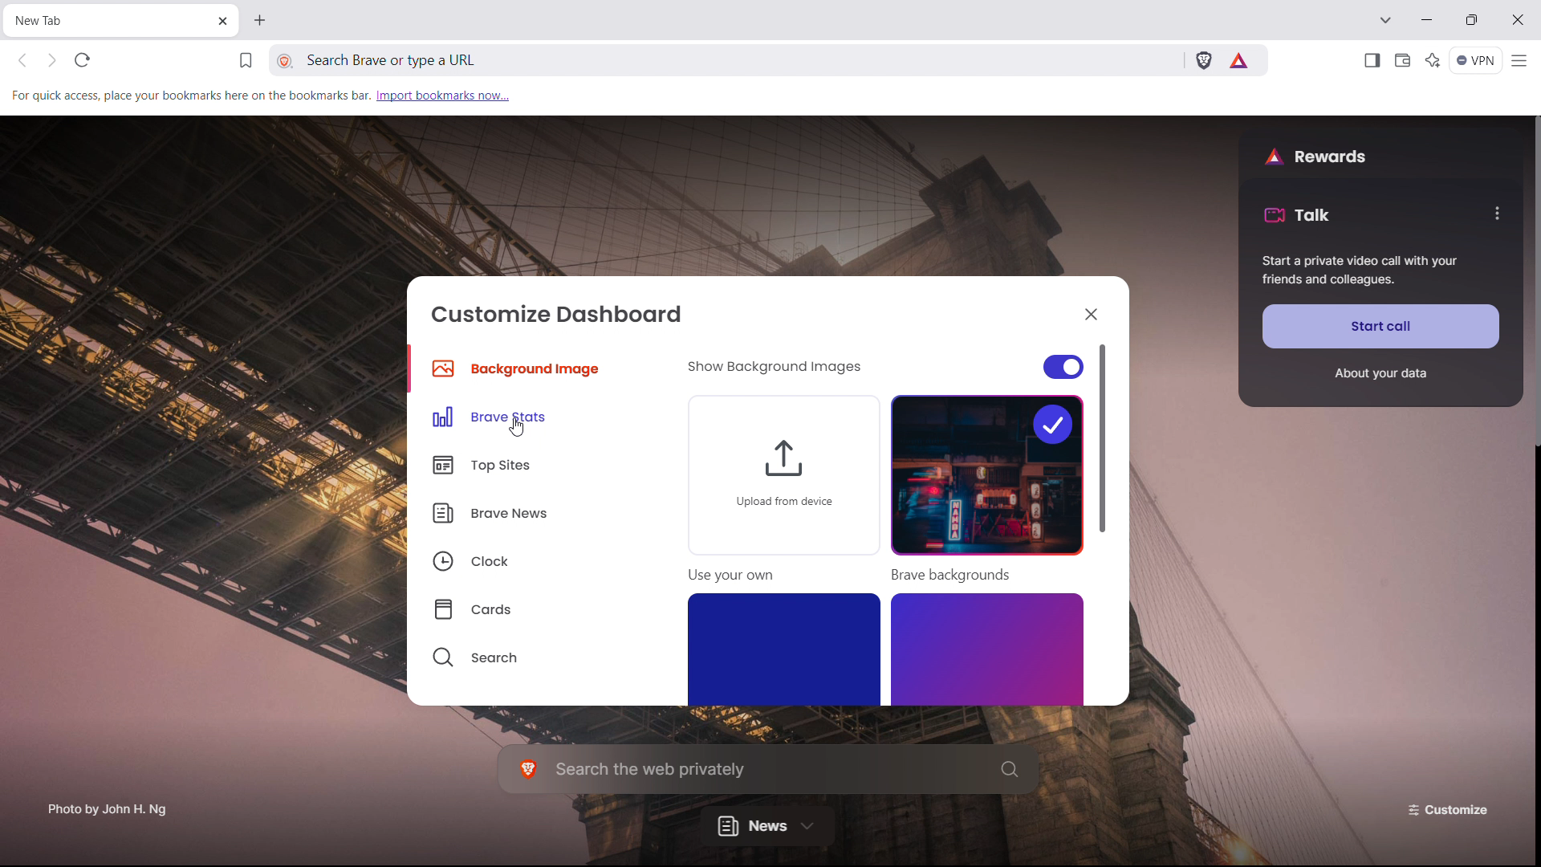 The image size is (1541, 867). I want to click on search in tabs, so click(1384, 18).